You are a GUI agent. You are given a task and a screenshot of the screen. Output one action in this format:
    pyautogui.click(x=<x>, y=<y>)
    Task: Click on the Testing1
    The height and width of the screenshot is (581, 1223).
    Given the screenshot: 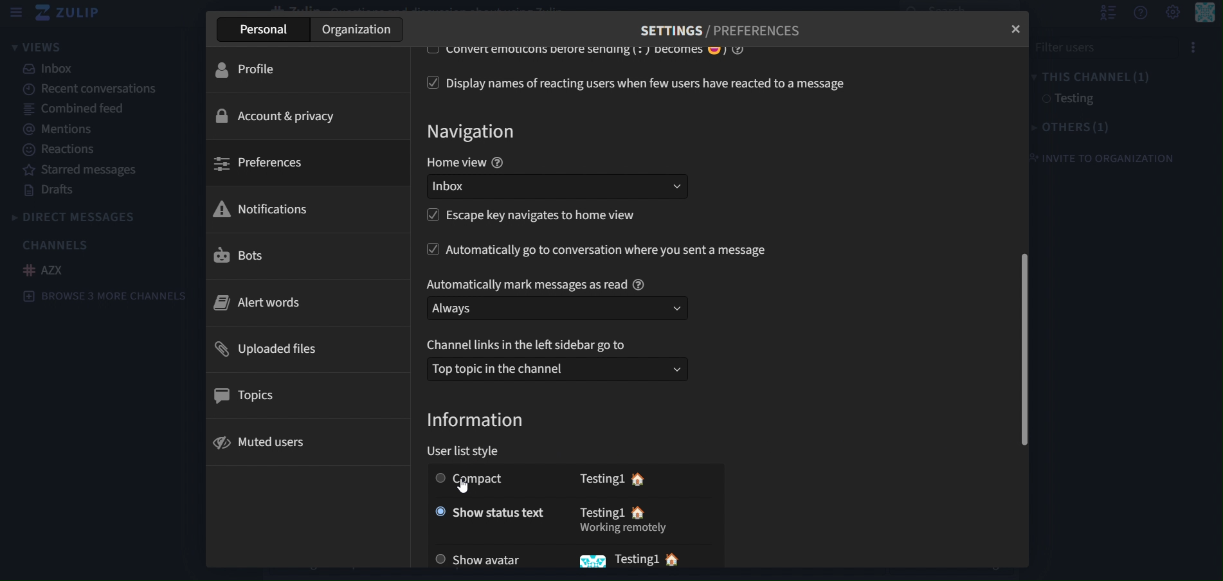 What is the action you would take?
    pyautogui.click(x=597, y=513)
    